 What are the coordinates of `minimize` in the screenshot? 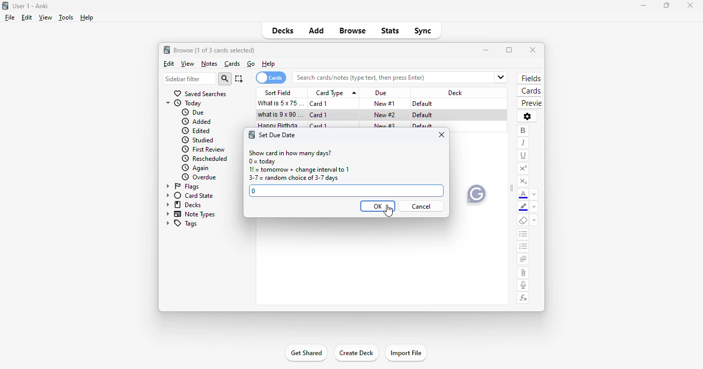 It's located at (643, 6).